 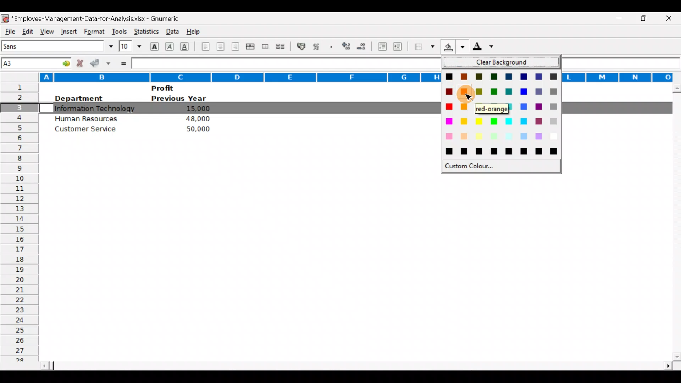 What do you see at coordinates (196, 119) in the screenshot?
I see `48,000` at bounding box center [196, 119].